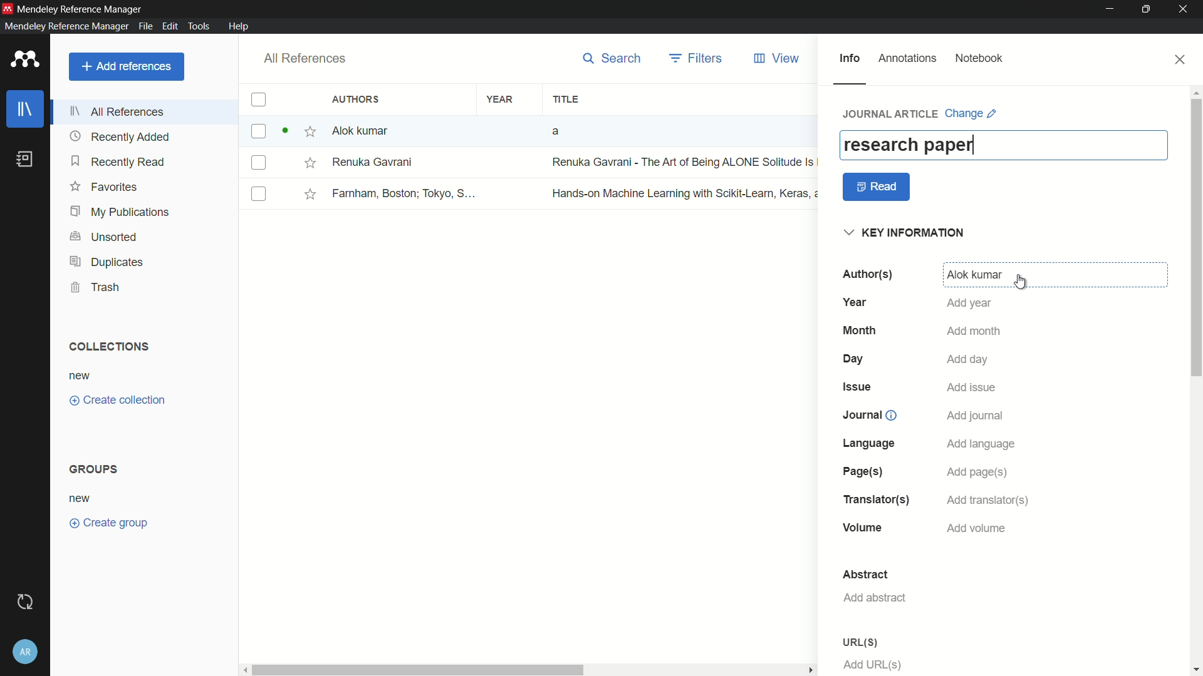 This screenshot has height=676, width=1203. I want to click on unsorted, so click(105, 238).